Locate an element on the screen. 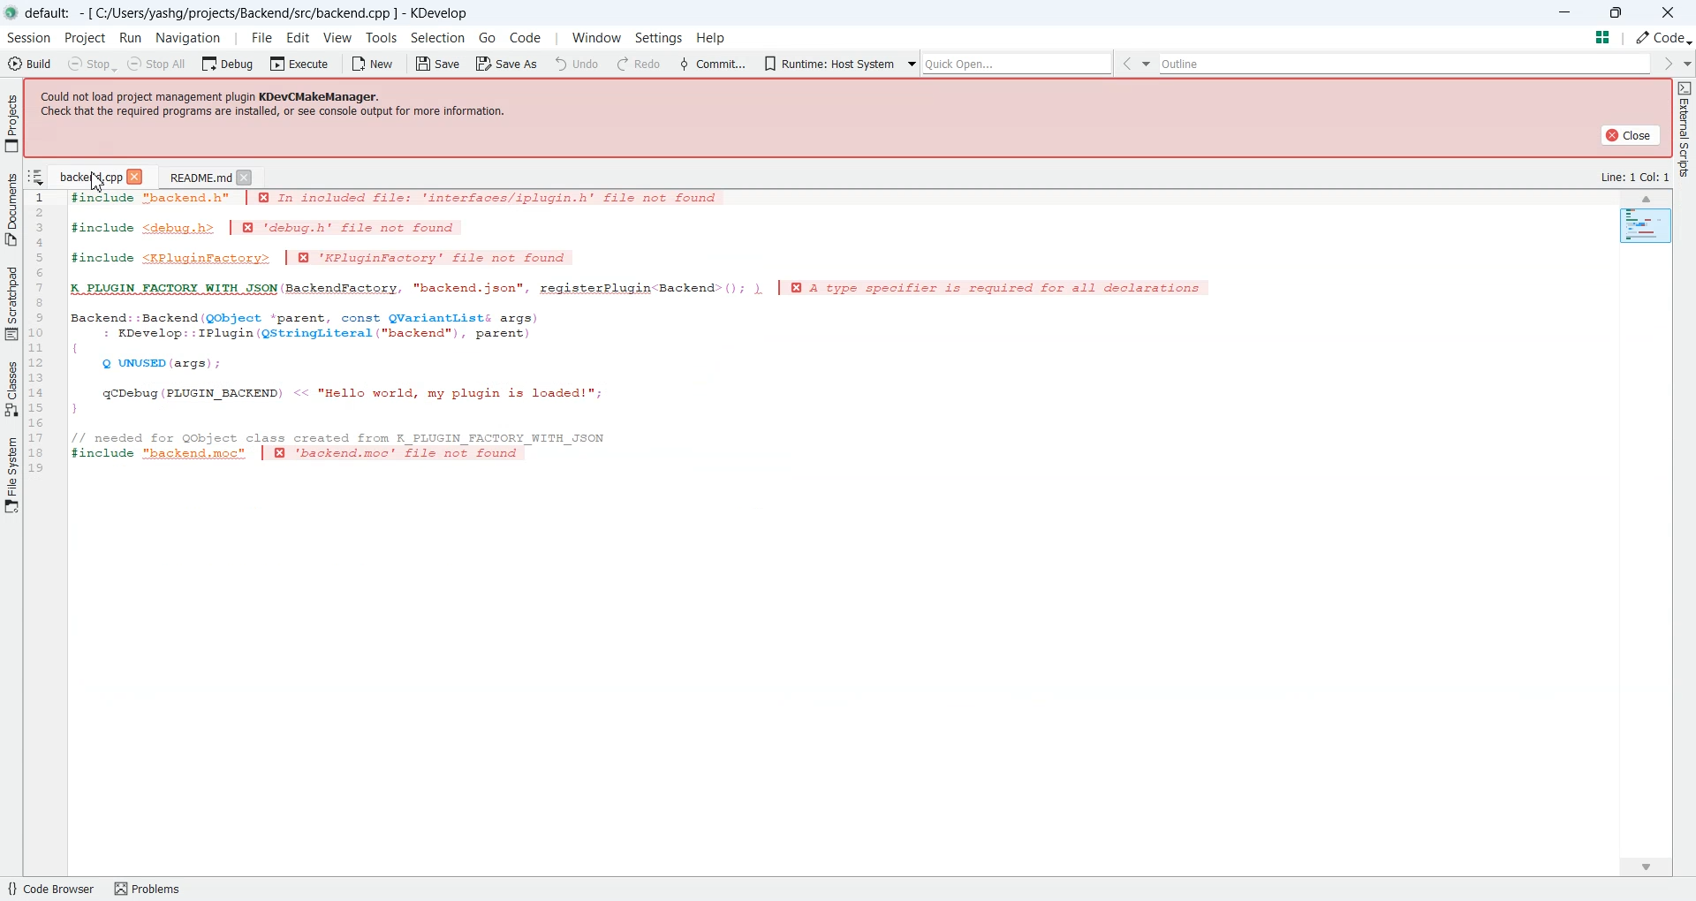 The height and width of the screenshot is (901, 1696). Problems is located at coordinates (154, 888).